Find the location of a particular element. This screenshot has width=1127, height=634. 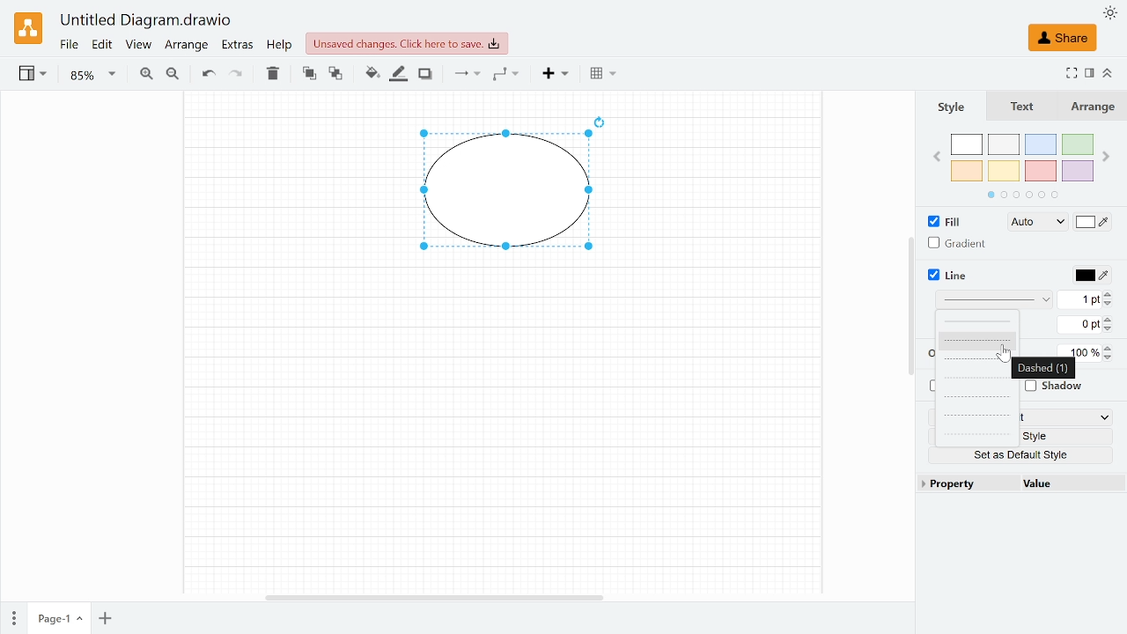

Value is located at coordinates (1063, 484).